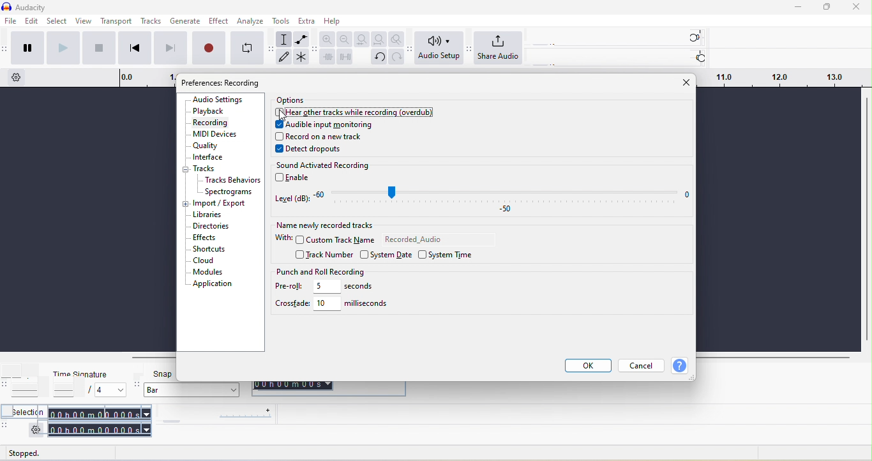 This screenshot has width=872, height=461. What do you see at coordinates (138, 382) in the screenshot?
I see `audacity snapping toolbar` at bounding box center [138, 382].